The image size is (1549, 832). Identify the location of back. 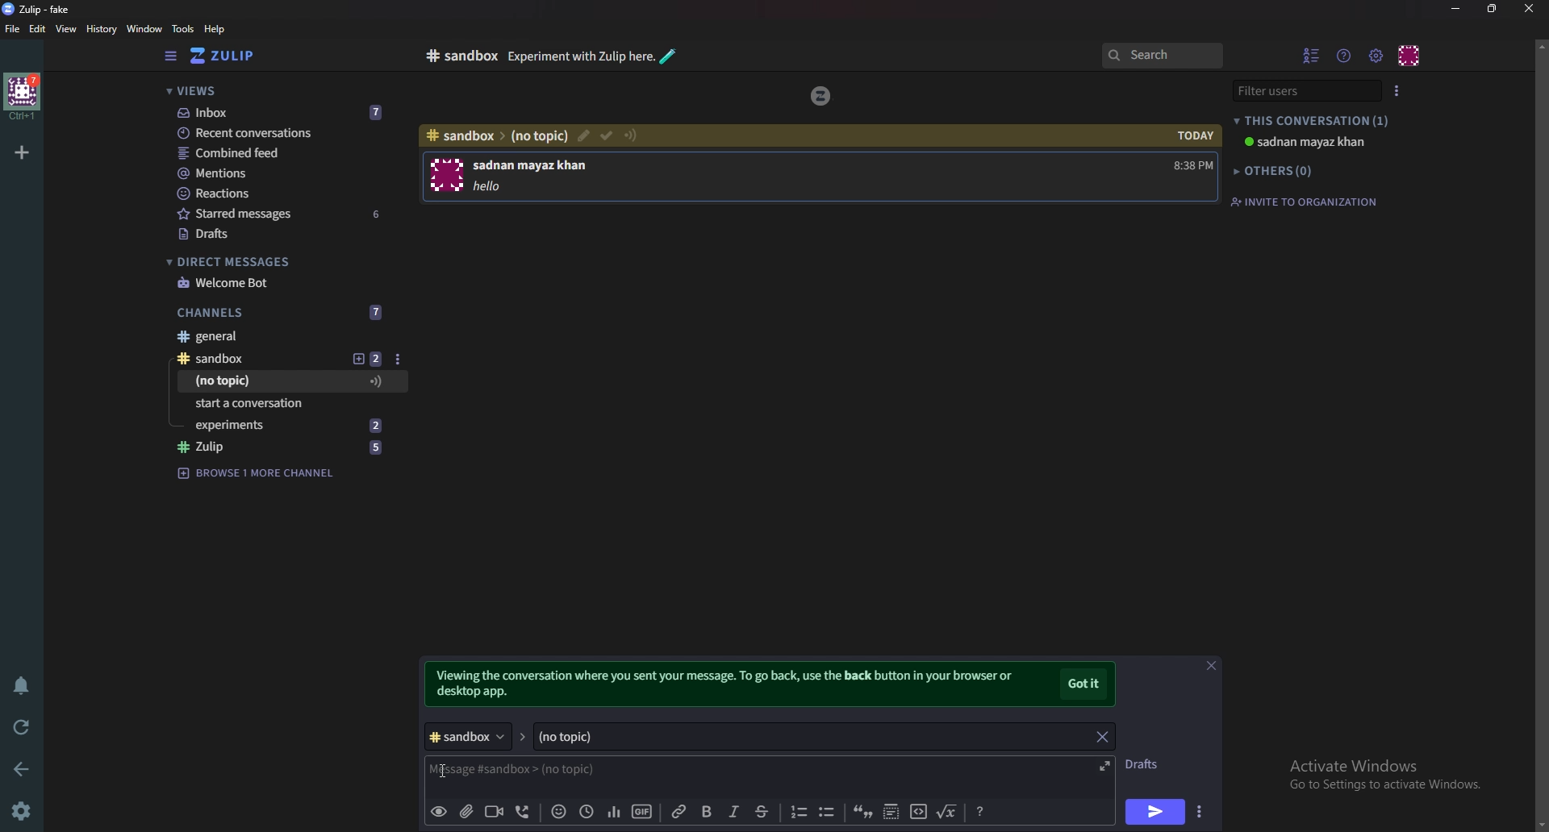
(23, 770).